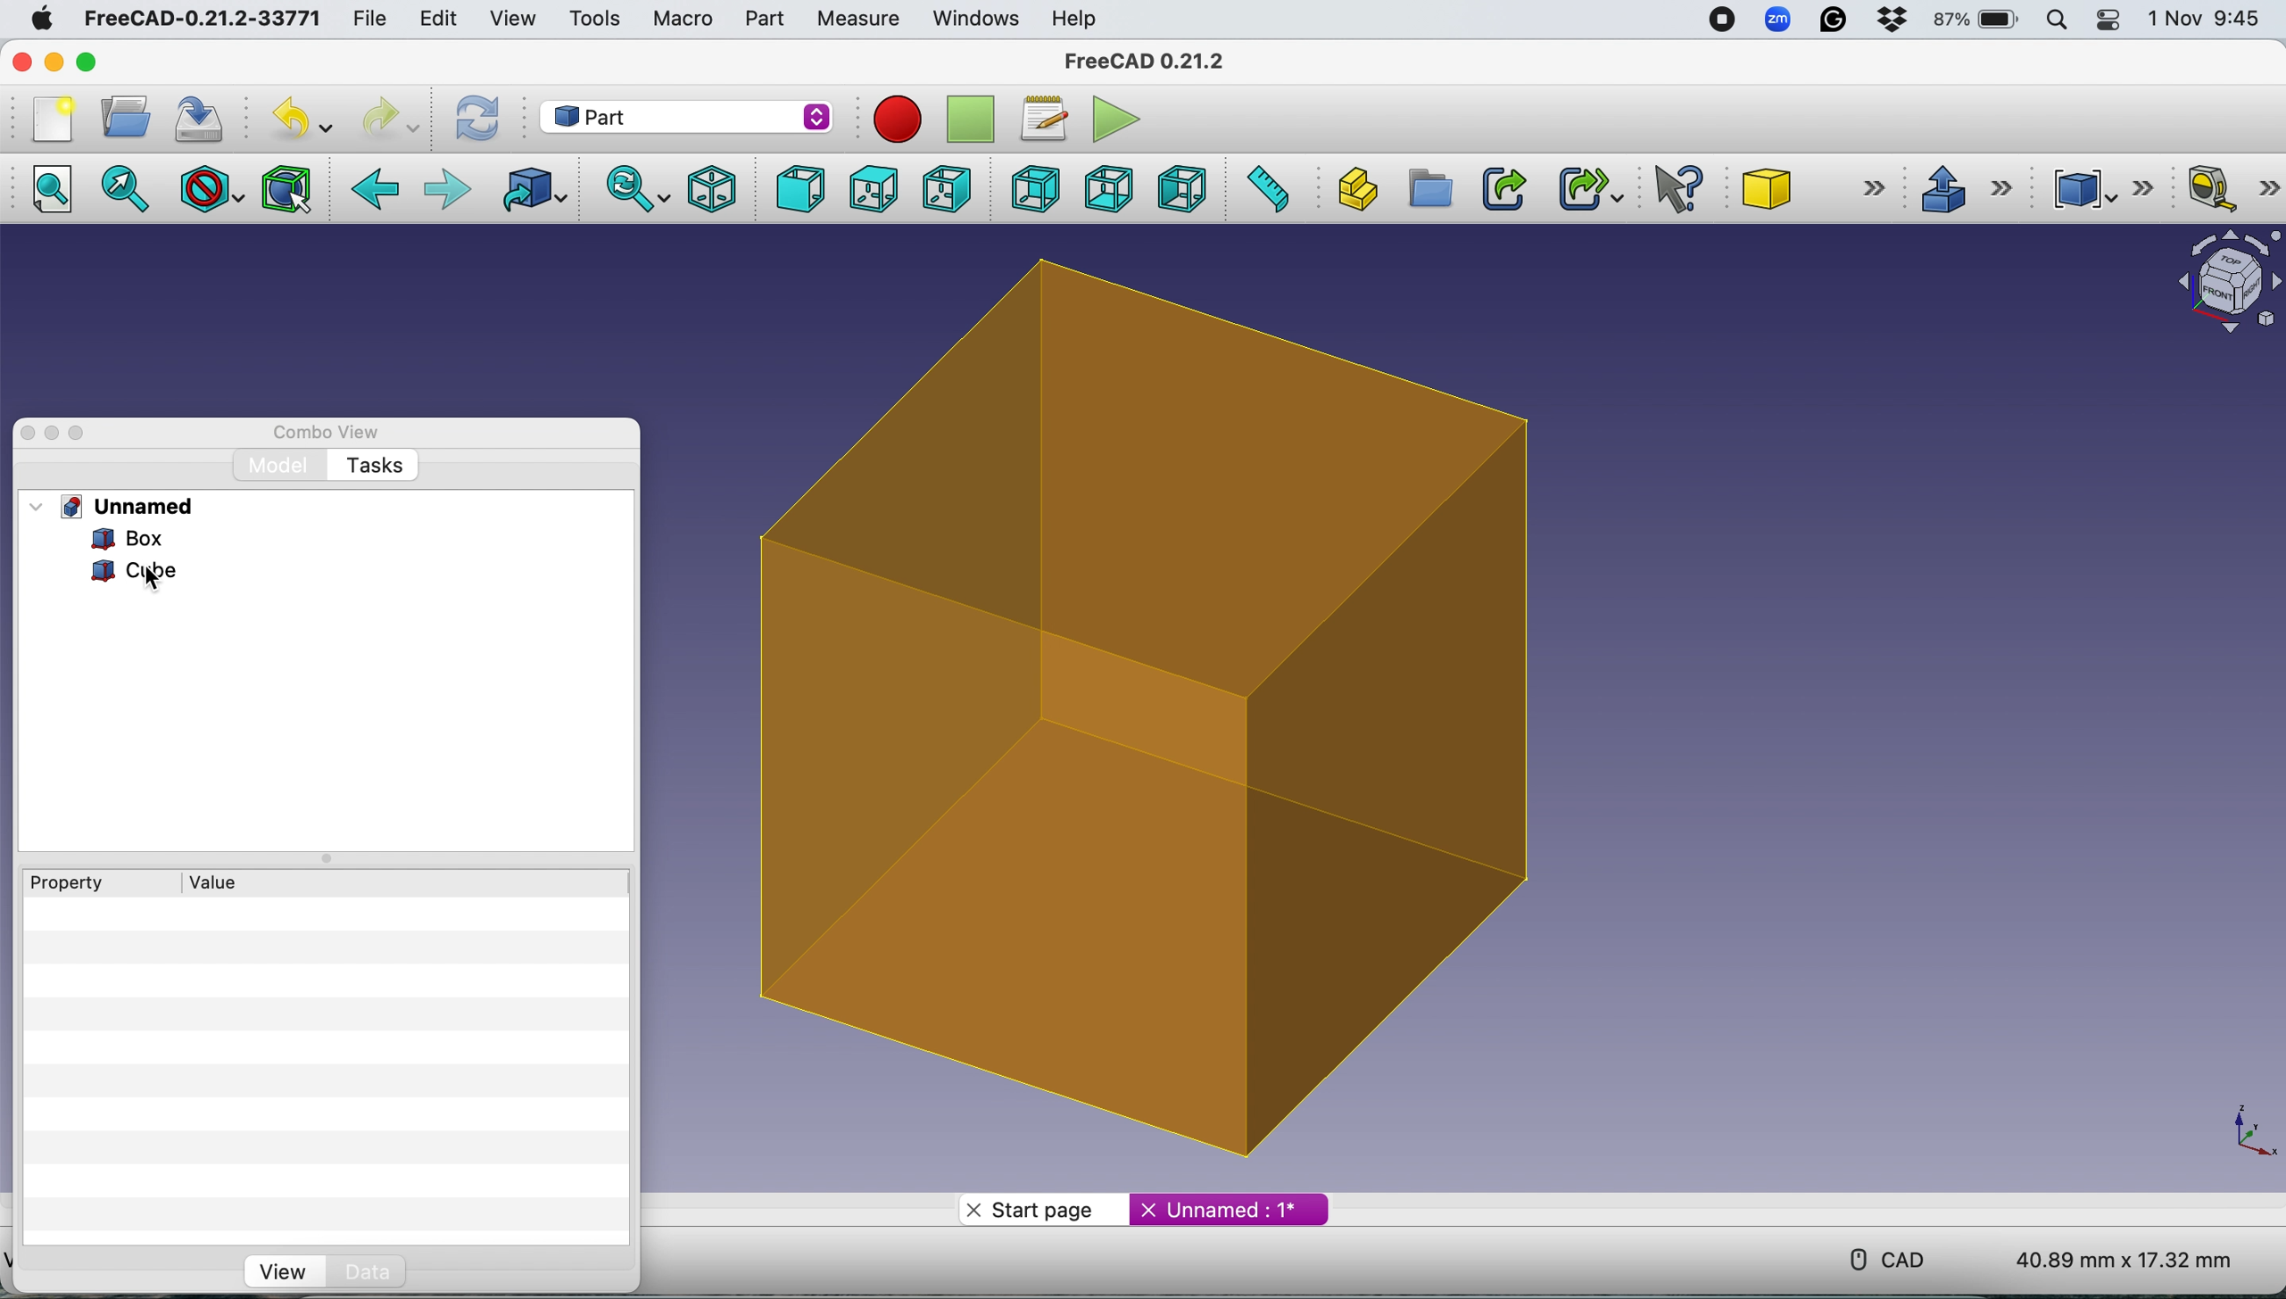 Image resolution: width=2286 pixels, height=1299 pixels. What do you see at coordinates (203, 115) in the screenshot?
I see `Save` at bounding box center [203, 115].